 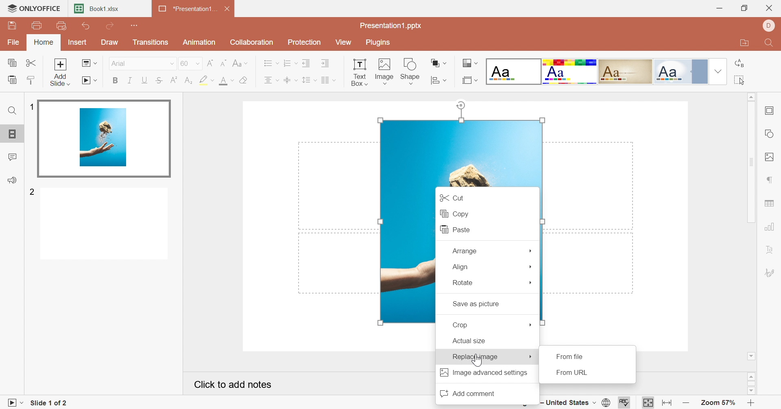 I want to click on Click to add notes, so click(x=233, y=383).